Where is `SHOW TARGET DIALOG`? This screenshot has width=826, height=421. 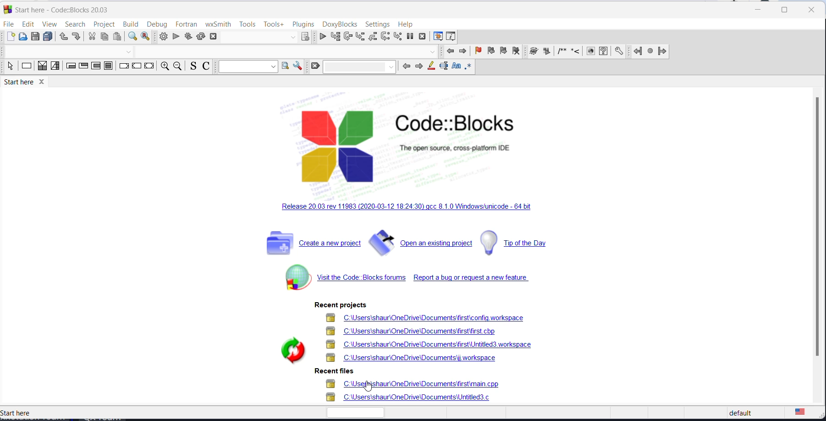 SHOW TARGET DIALOG is located at coordinates (304, 37).